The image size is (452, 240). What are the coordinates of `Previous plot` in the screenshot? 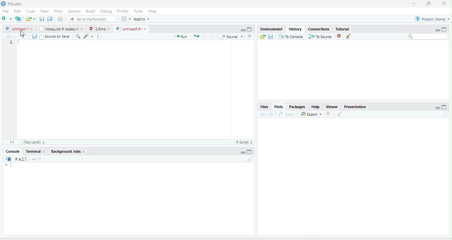 It's located at (262, 114).